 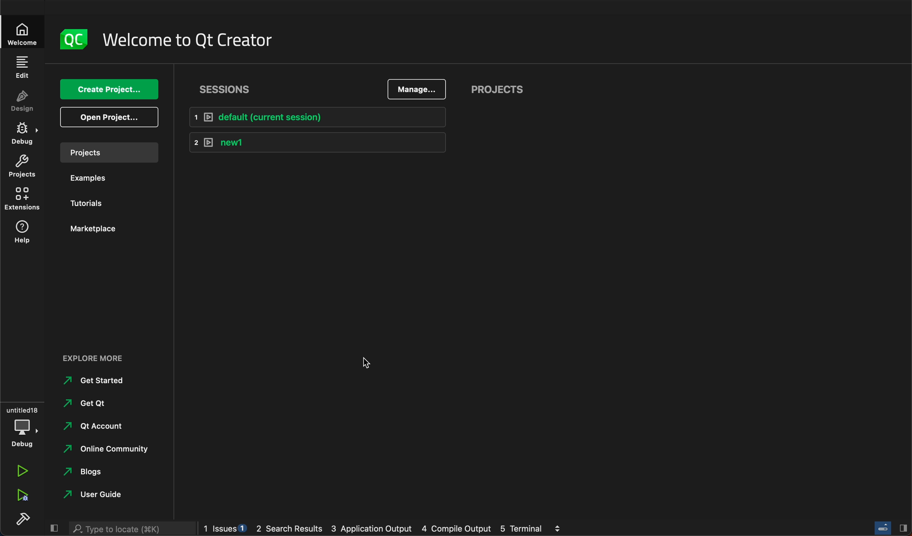 What do you see at coordinates (96, 229) in the screenshot?
I see `marketplace` at bounding box center [96, 229].